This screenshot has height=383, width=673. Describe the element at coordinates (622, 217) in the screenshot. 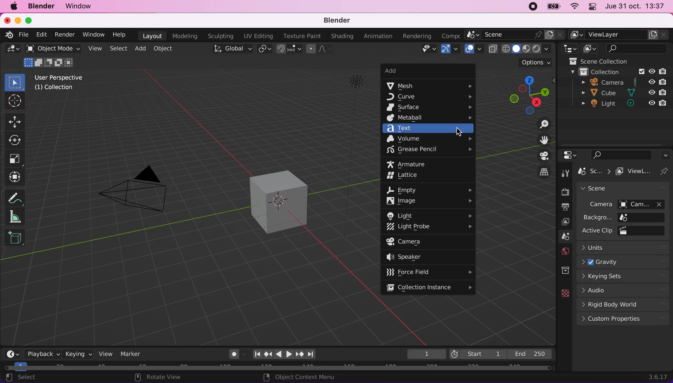

I see `background` at that location.